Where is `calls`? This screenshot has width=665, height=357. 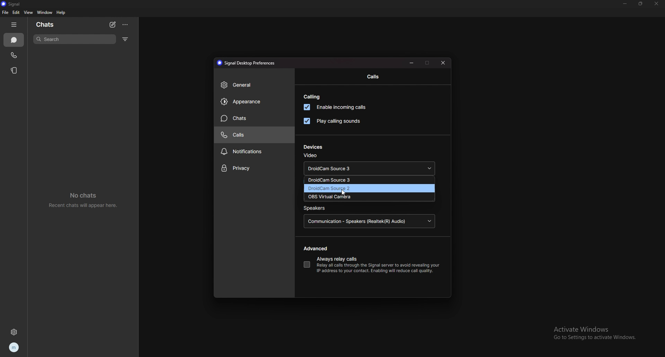 calls is located at coordinates (14, 54).